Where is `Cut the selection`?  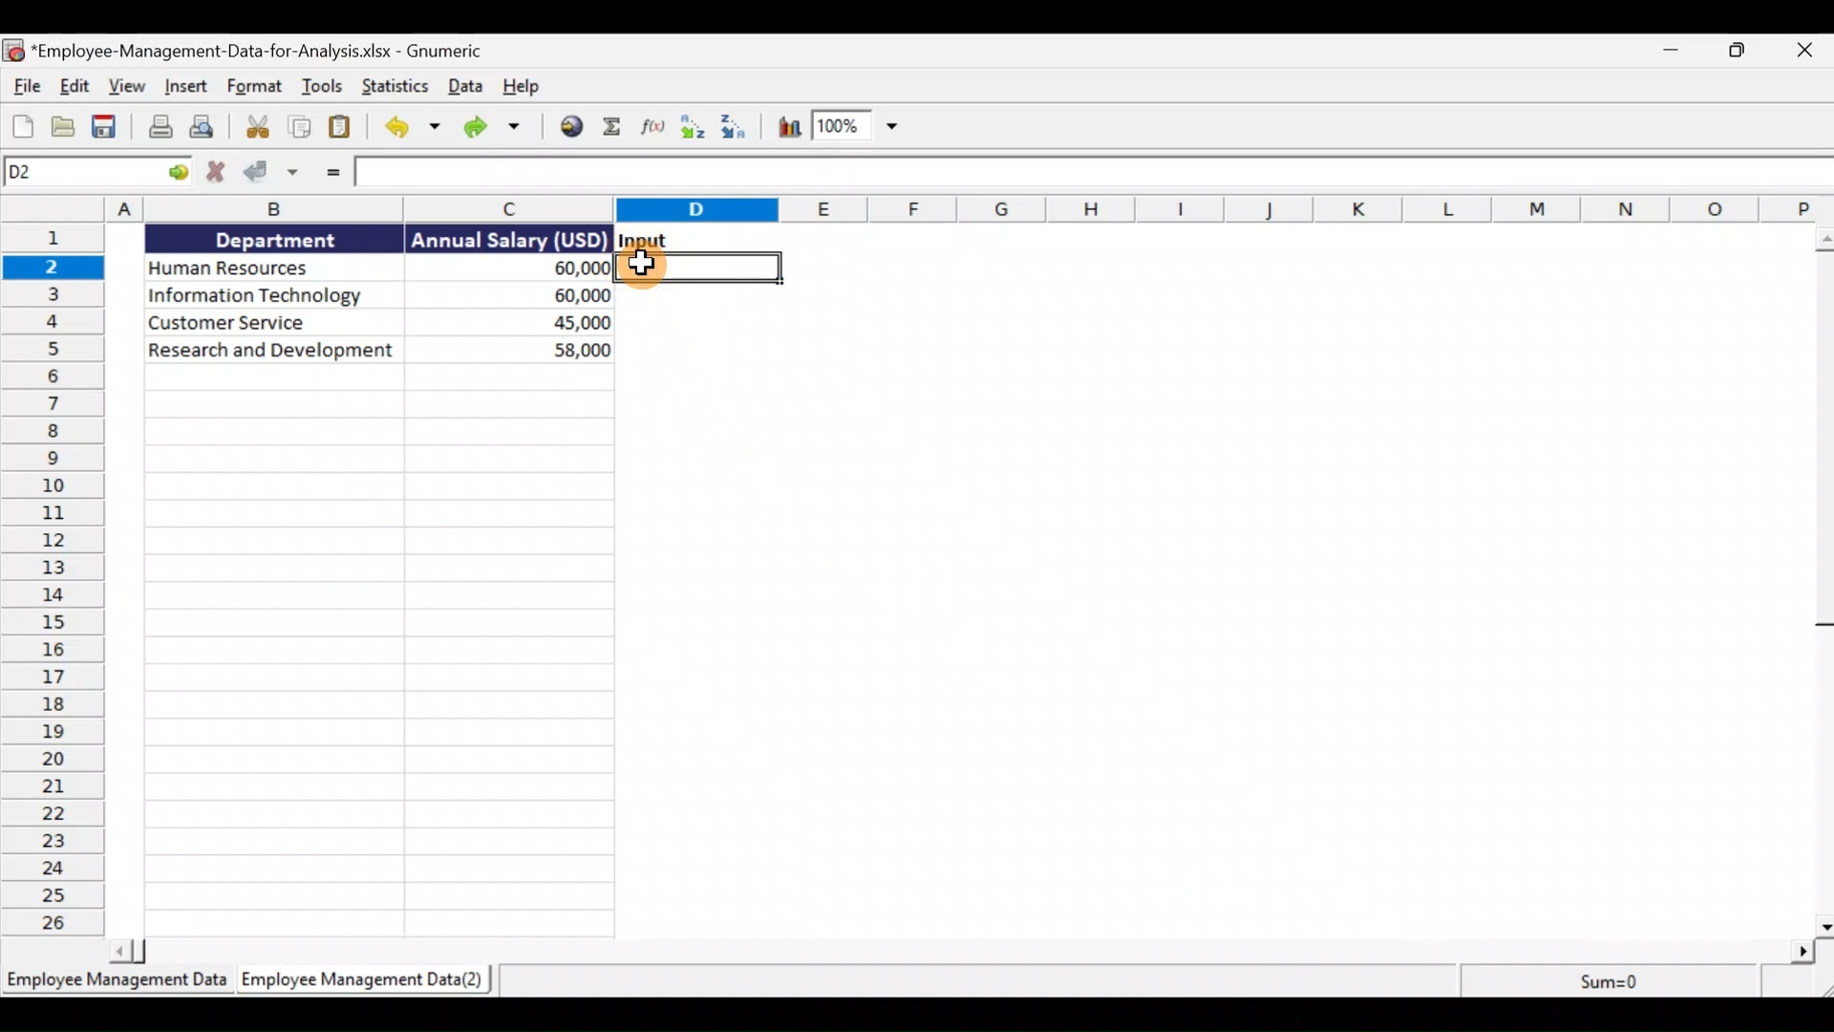
Cut the selection is located at coordinates (257, 129).